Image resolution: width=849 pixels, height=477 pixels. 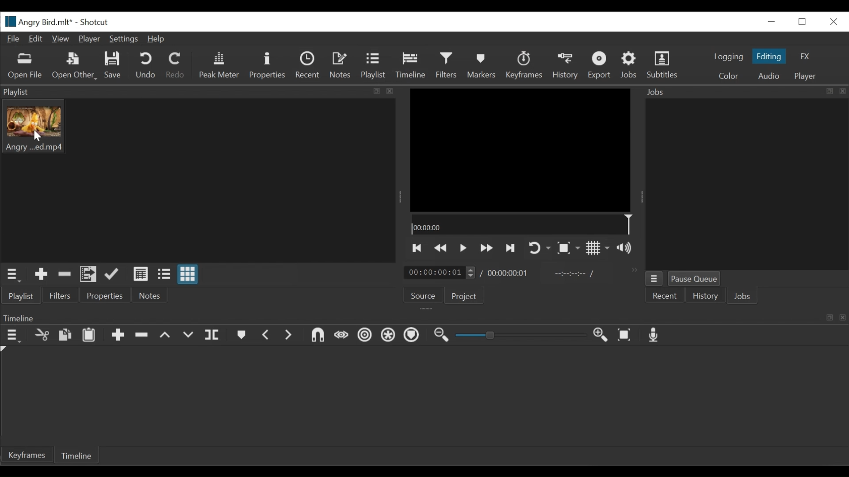 What do you see at coordinates (145, 66) in the screenshot?
I see `Undo` at bounding box center [145, 66].